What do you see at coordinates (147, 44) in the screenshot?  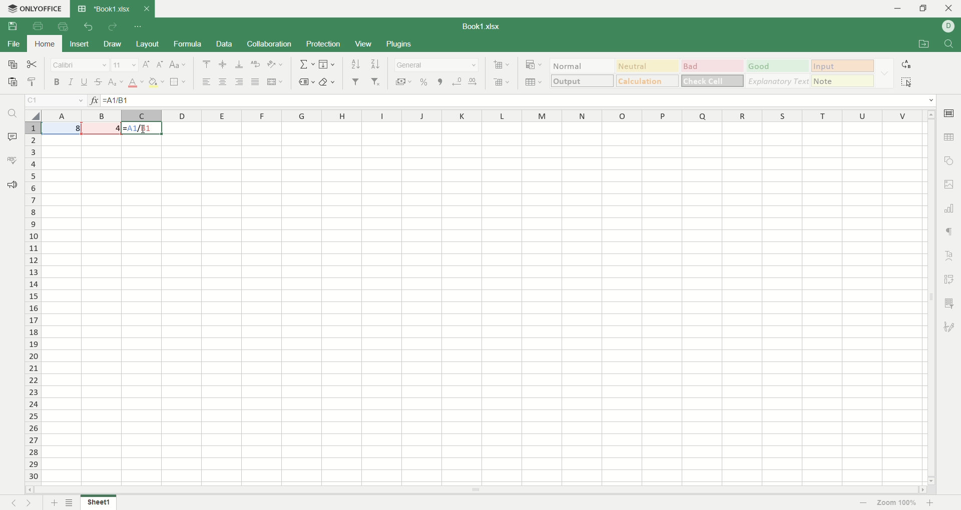 I see `layout` at bounding box center [147, 44].